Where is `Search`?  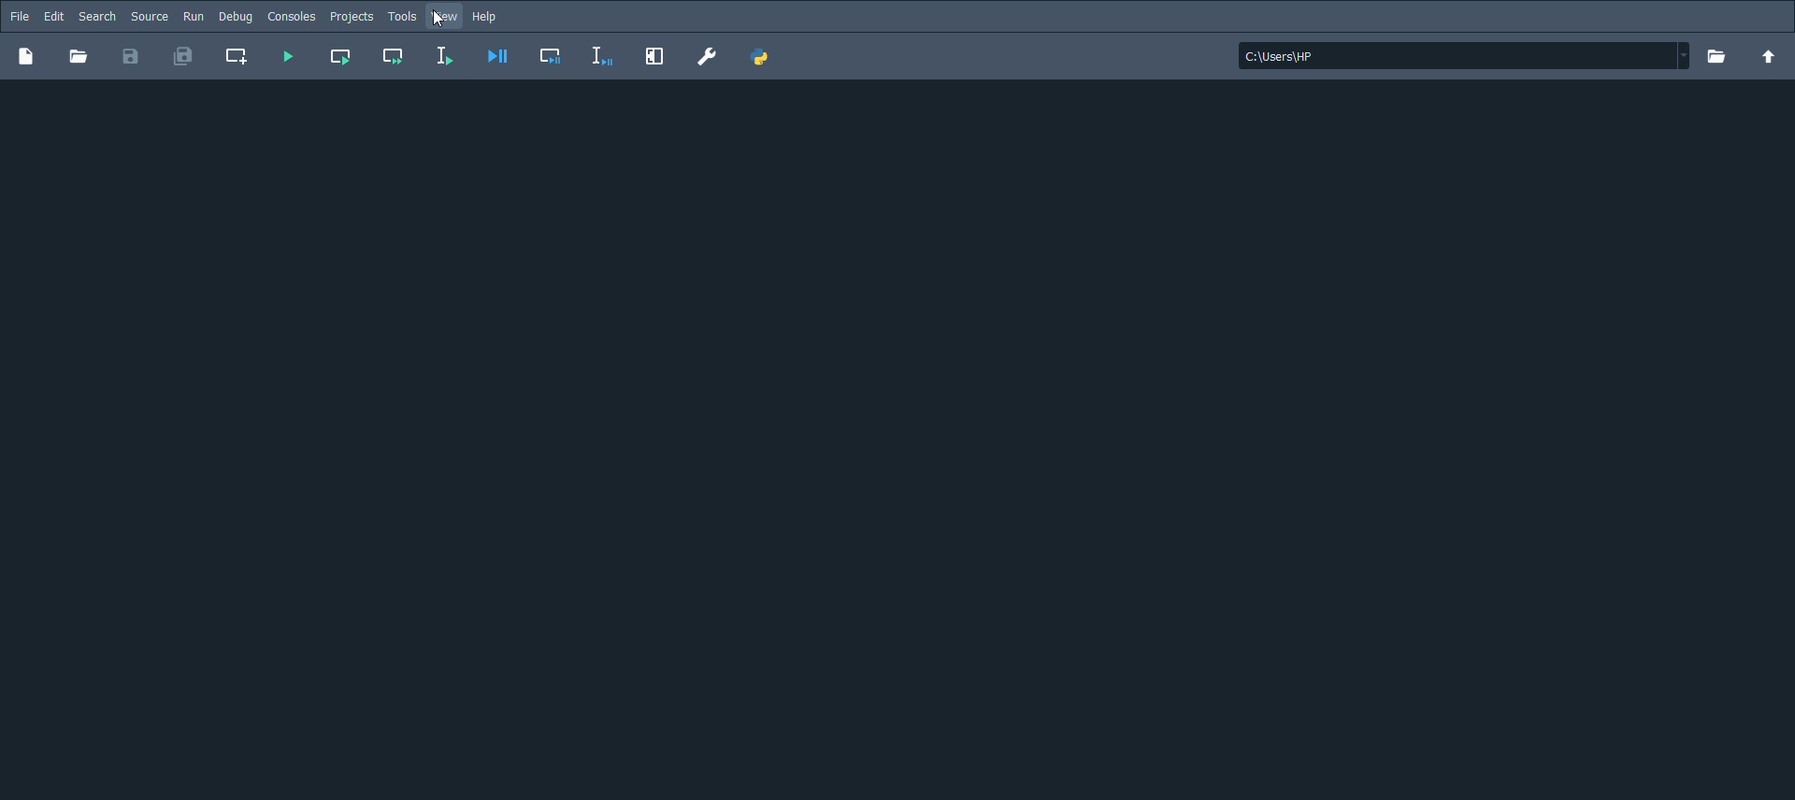
Search is located at coordinates (96, 16).